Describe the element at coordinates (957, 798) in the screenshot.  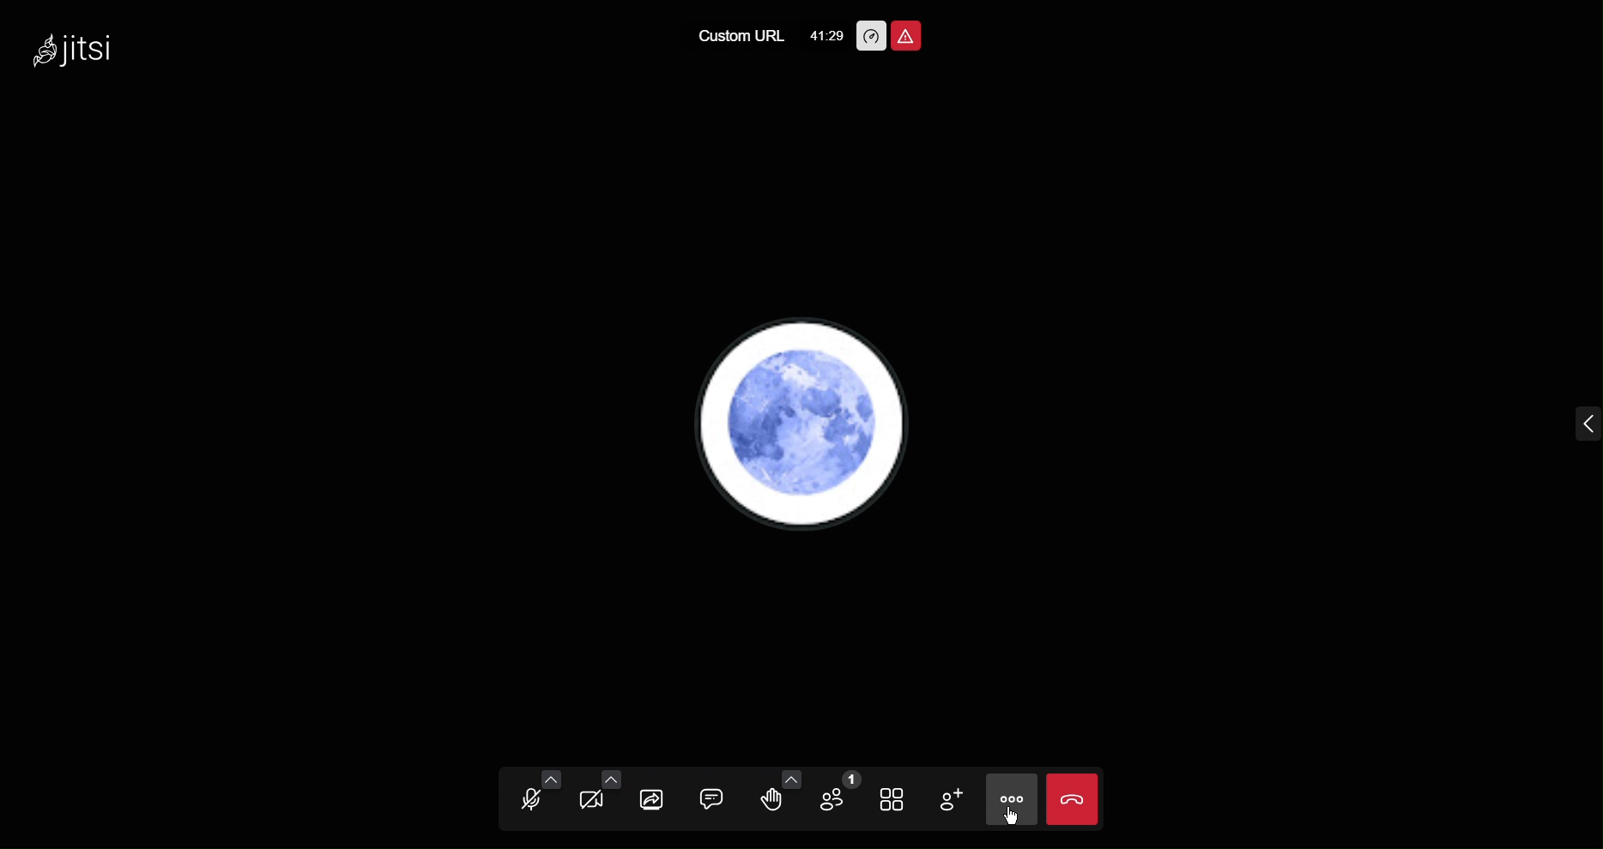
I see `Add Participant` at that location.